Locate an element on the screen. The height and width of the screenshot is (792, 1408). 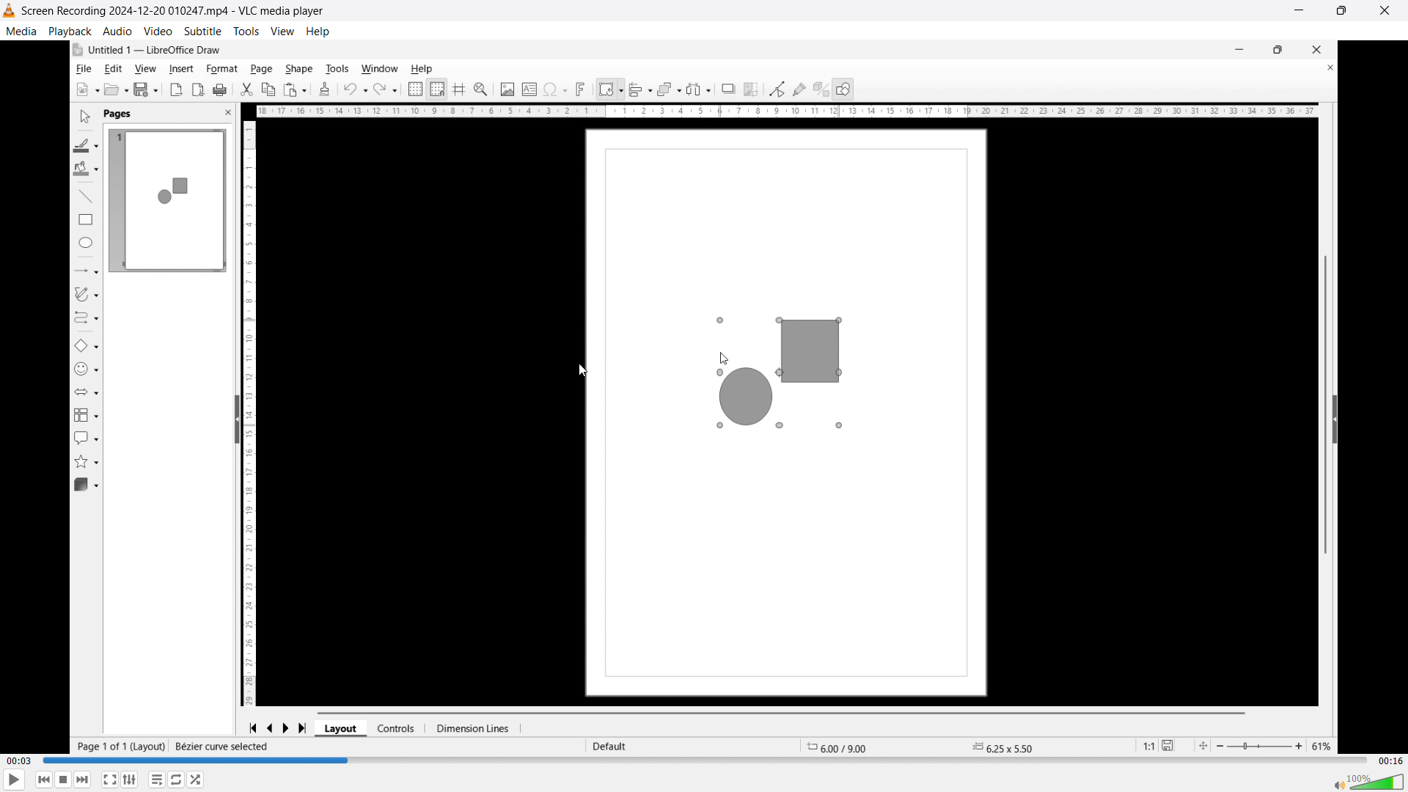
Click to toggle between loop all, loop one, no loop is located at coordinates (176, 780).